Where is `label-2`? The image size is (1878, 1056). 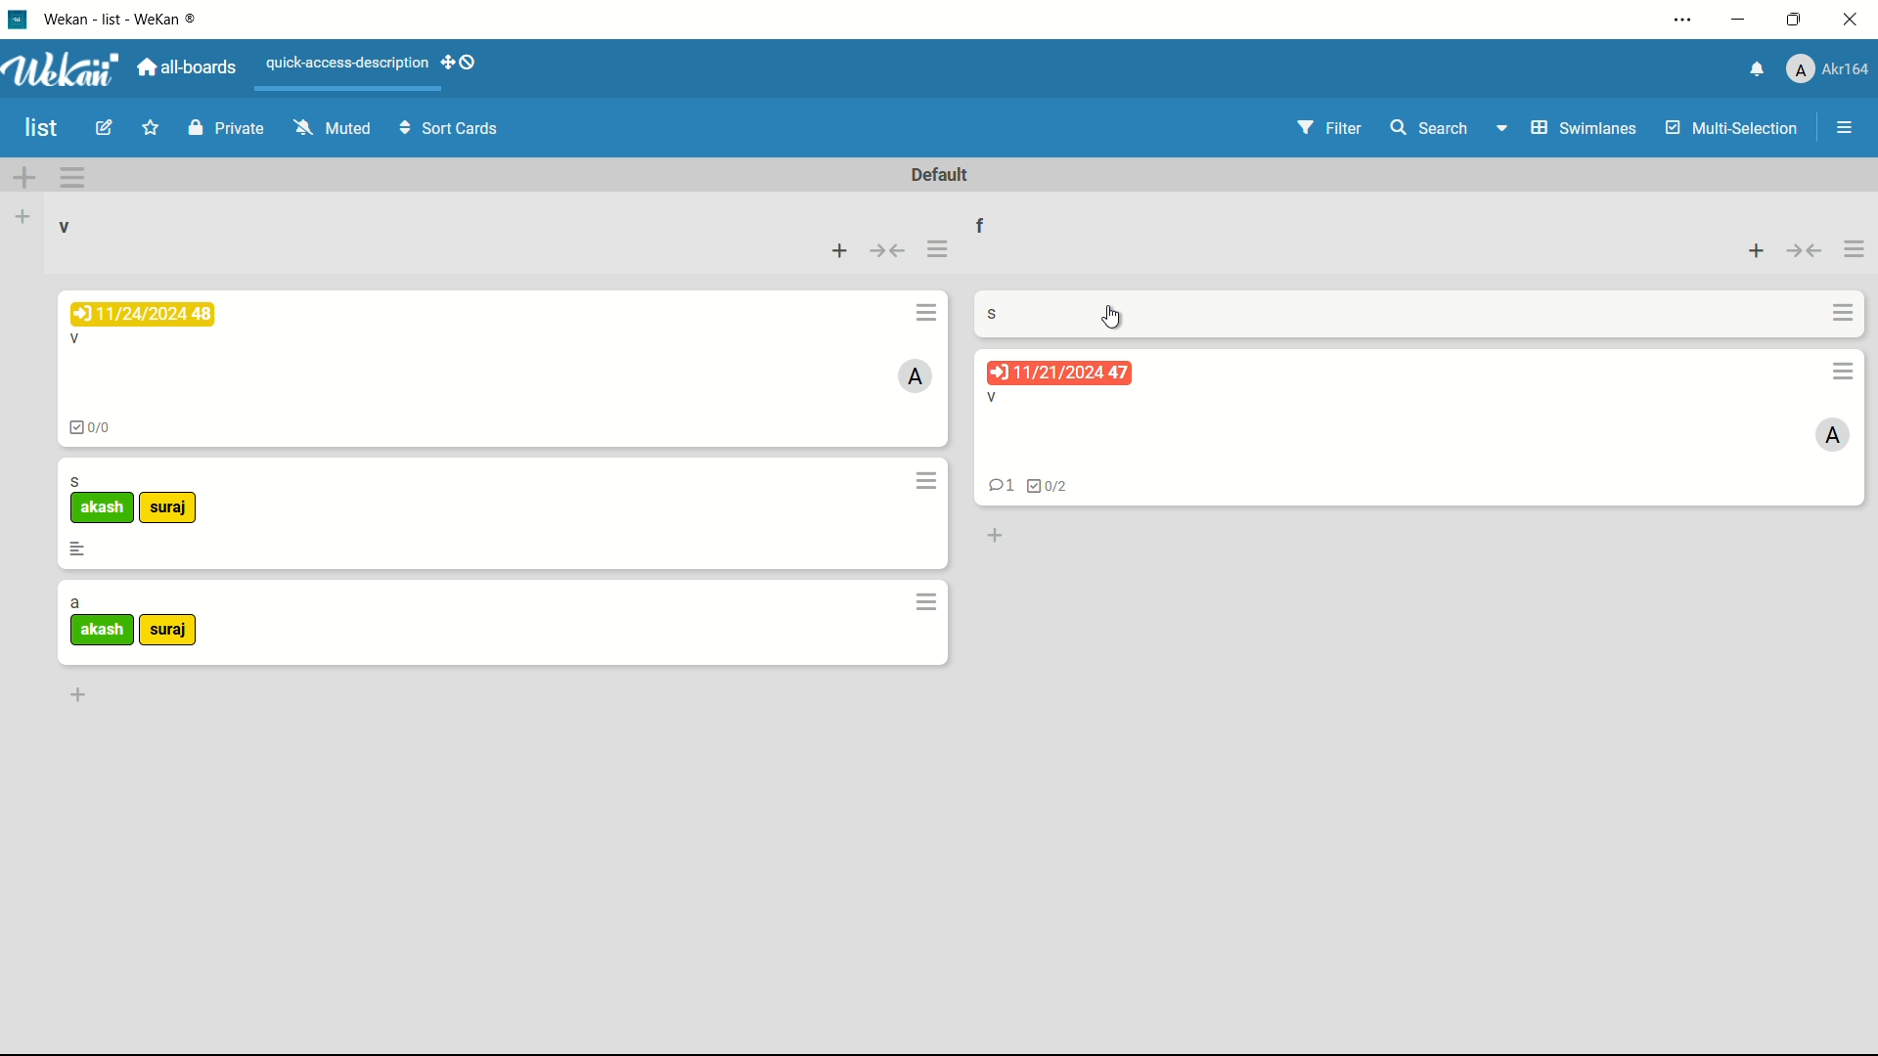
label-2 is located at coordinates (167, 632).